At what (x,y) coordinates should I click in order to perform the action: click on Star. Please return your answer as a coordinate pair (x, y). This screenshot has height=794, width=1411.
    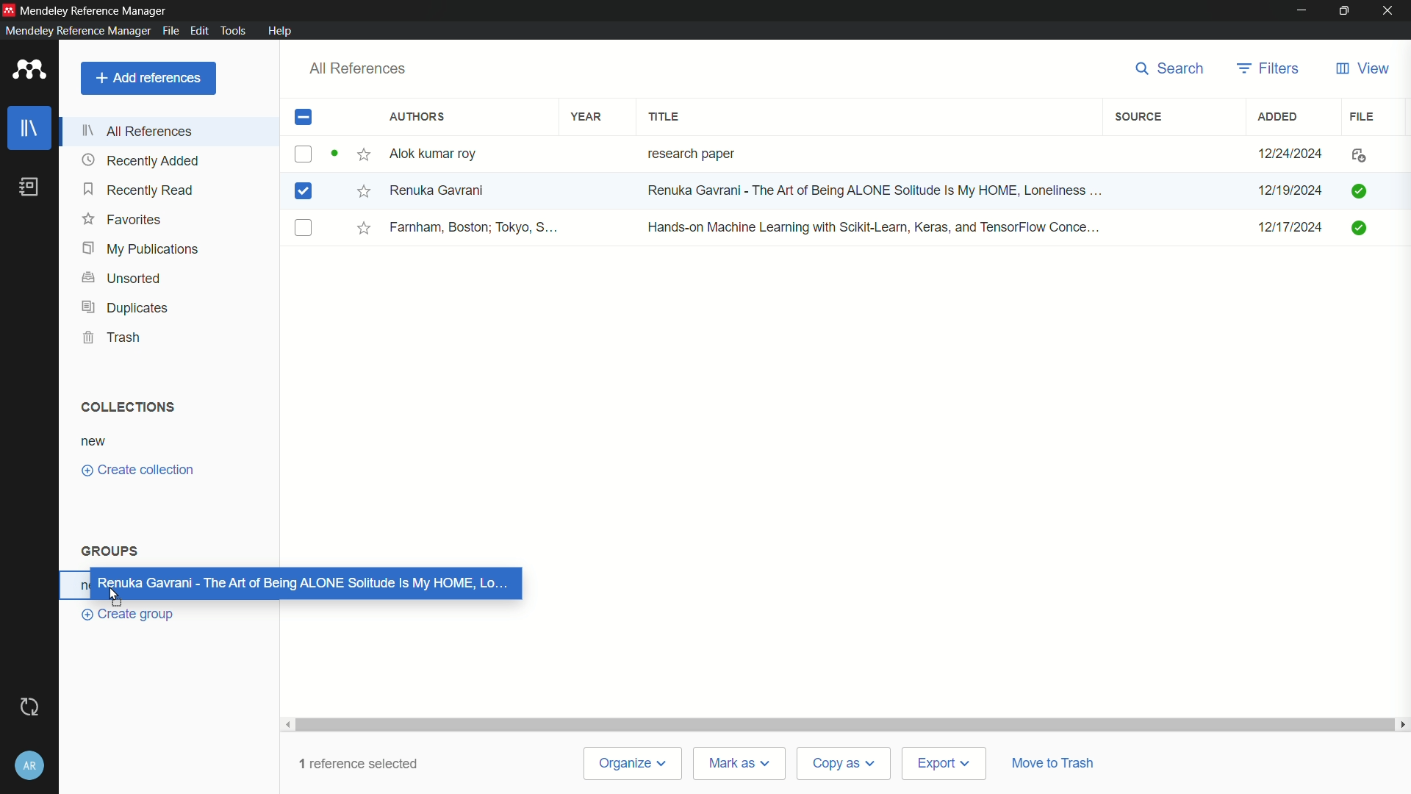
    Looking at the image, I should click on (362, 190).